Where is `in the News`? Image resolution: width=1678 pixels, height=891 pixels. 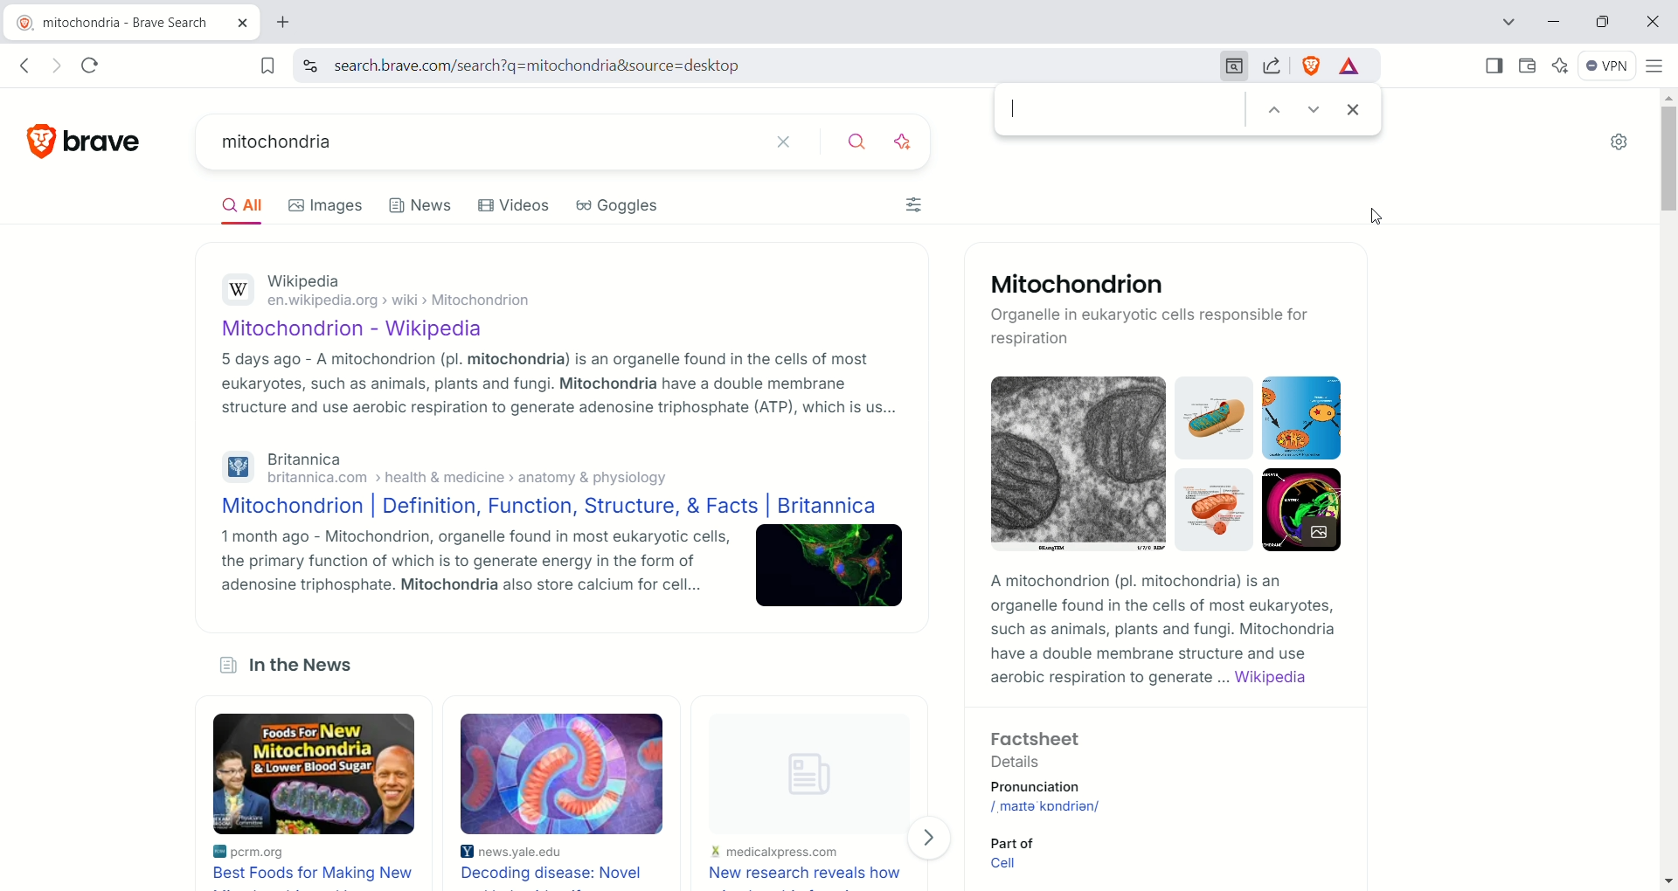 in the News is located at coordinates (295, 665).